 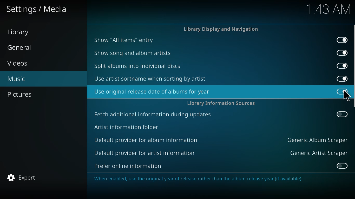 What do you see at coordinates (152, 91) in the screenshot?
I see `use original release date of album` at bounding box center [152, 91].